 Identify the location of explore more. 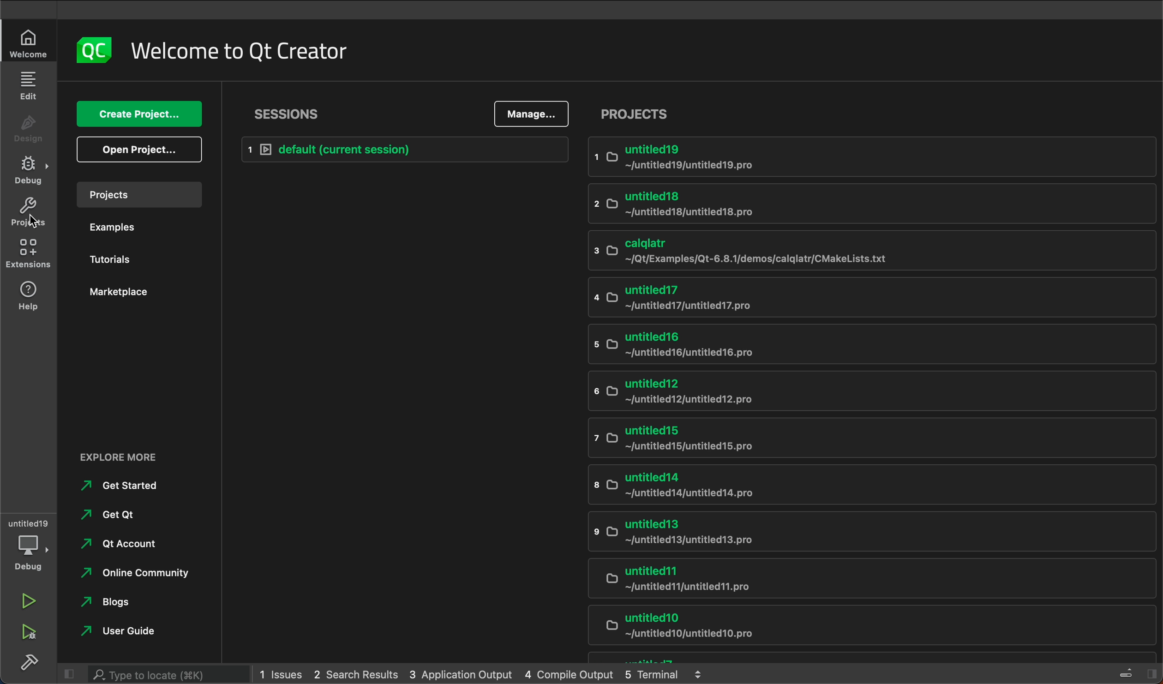
(125, 456).